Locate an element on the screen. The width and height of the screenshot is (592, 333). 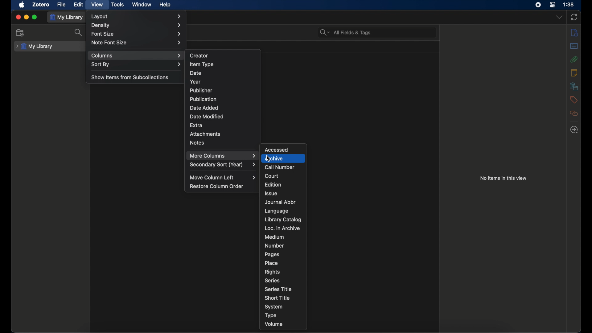
date added is located at coordinates (203, 108).